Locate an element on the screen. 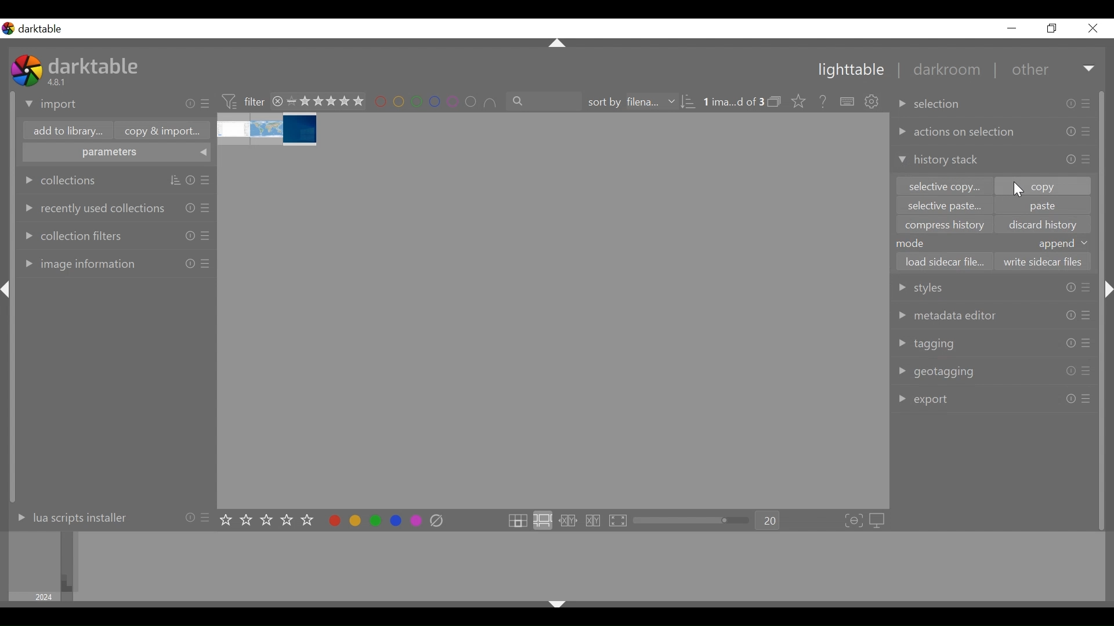  info is located at coordinates (1070, 289).